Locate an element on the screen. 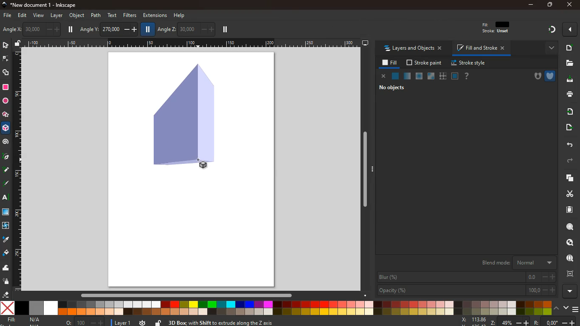 This screenshot has height=326, width=580. forward is located at coordinates (572, 161).